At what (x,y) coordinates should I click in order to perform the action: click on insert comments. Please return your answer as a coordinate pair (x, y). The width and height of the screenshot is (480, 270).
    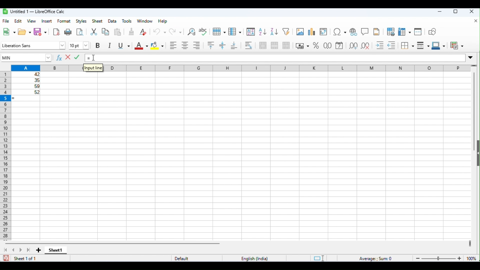
    Looking at the image, I should click on (365, 31).